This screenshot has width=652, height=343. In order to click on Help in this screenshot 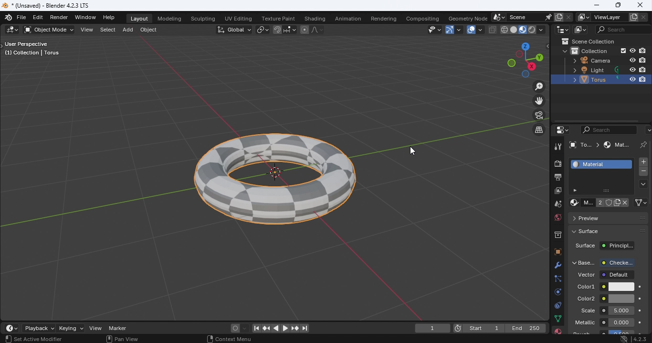, I will do `click(111, 18)`.